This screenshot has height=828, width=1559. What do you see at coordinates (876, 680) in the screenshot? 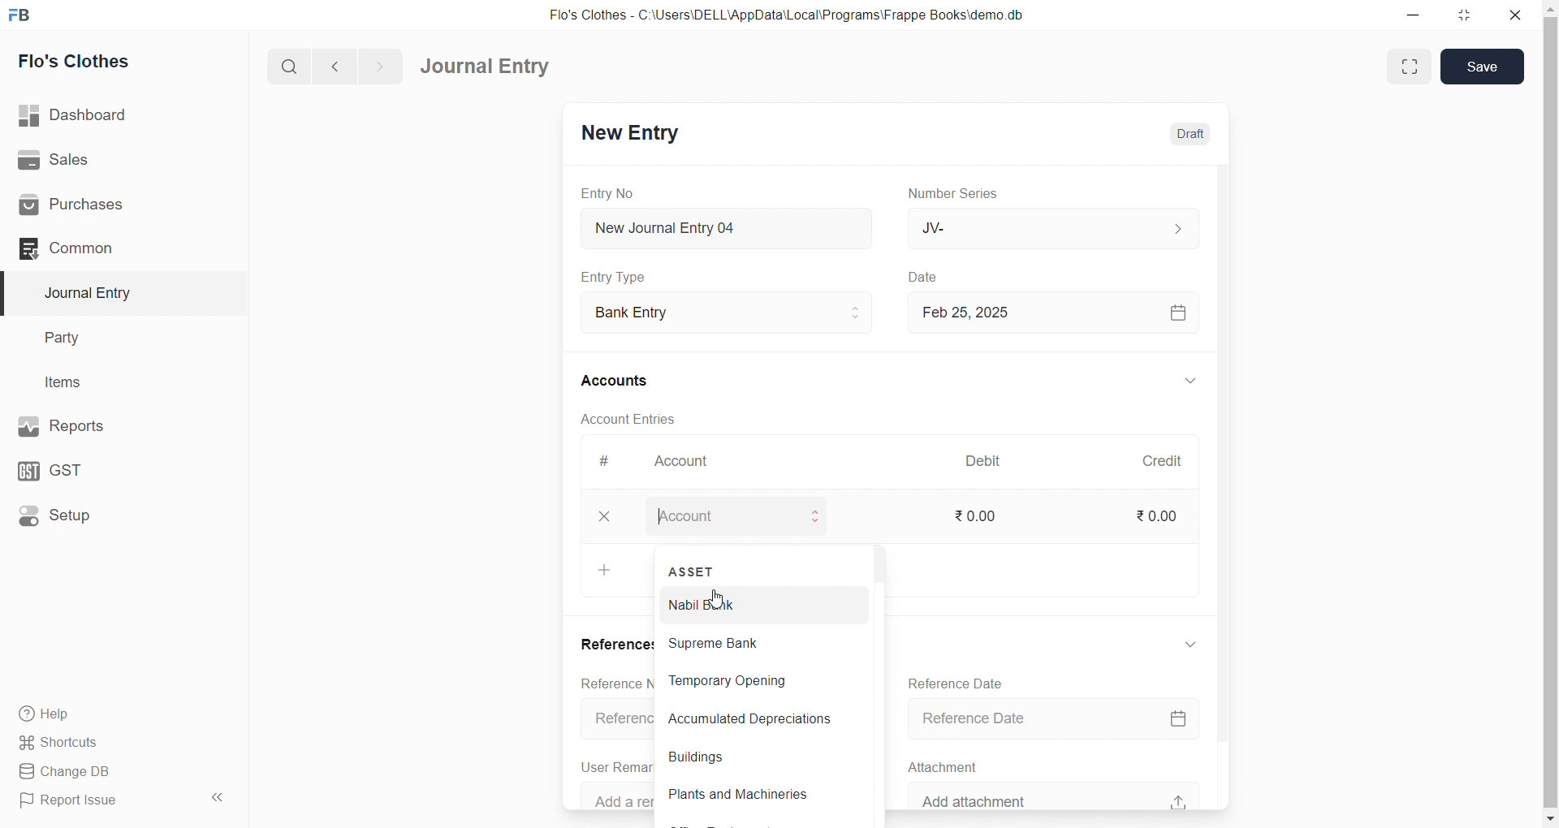
I see `scrollbar` at bounding box center [876, 680].